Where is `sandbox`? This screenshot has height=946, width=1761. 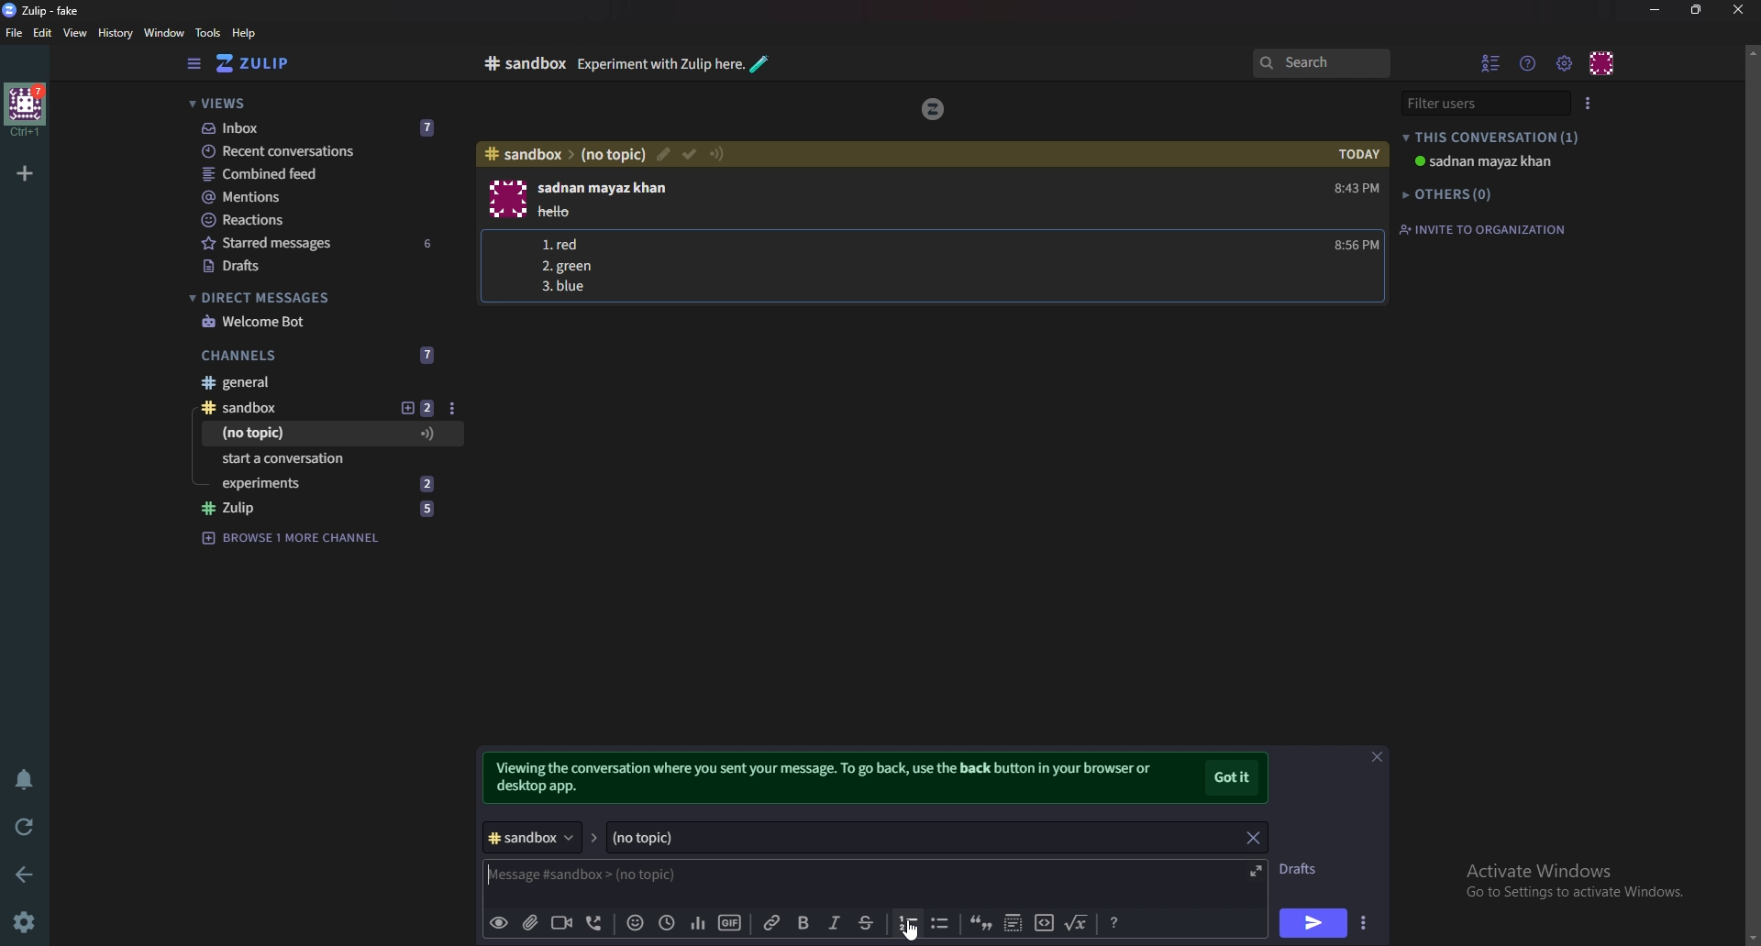
sandbox is located at coordinates (279, 407).